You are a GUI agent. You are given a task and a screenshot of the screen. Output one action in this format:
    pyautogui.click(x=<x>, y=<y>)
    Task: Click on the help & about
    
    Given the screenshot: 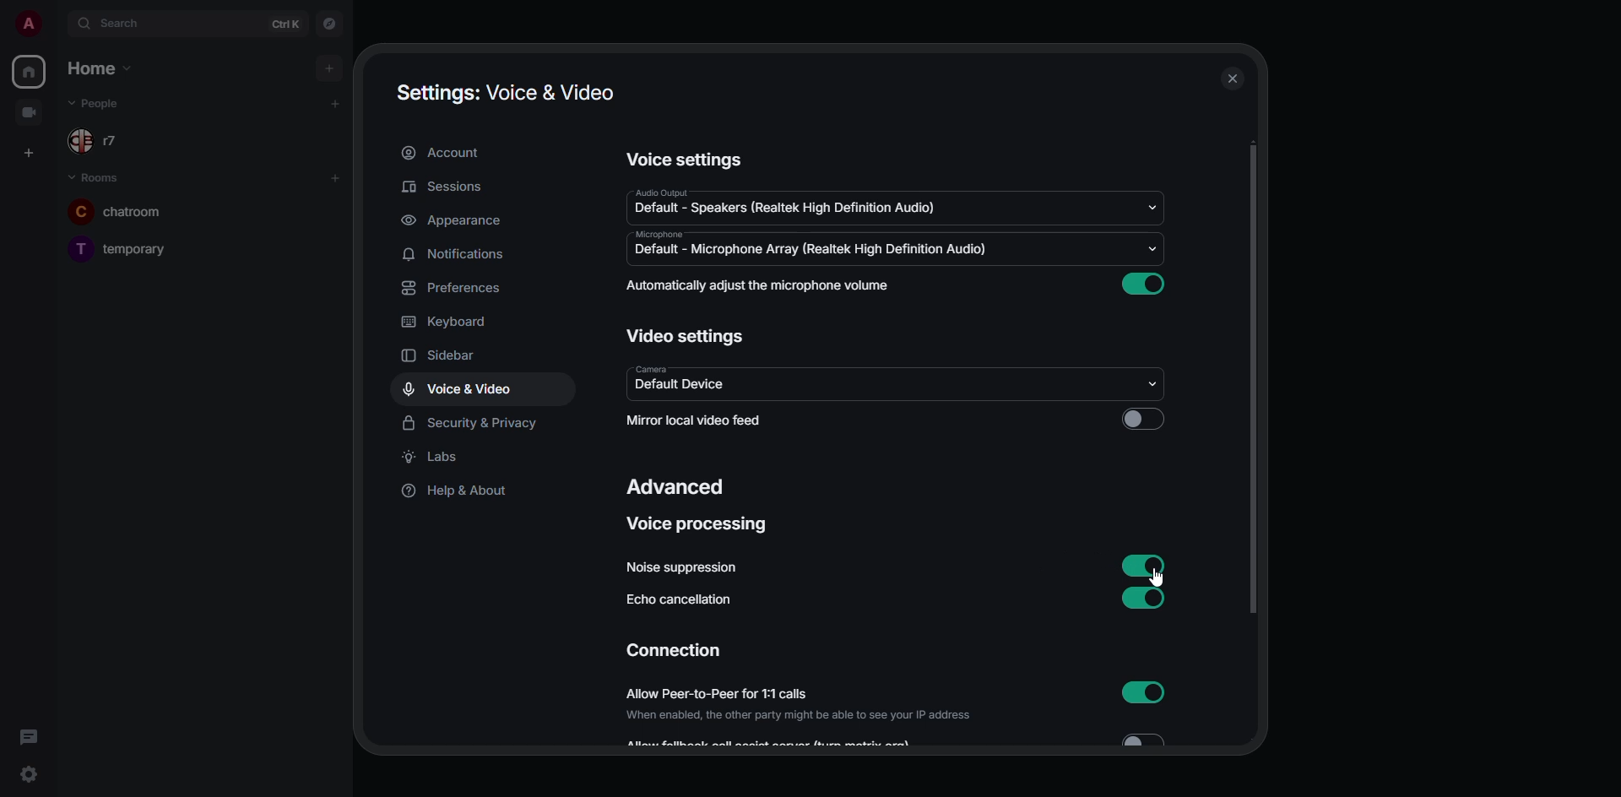 What is the action you would take?
    pyautogui.click(x=453, y=492)
    